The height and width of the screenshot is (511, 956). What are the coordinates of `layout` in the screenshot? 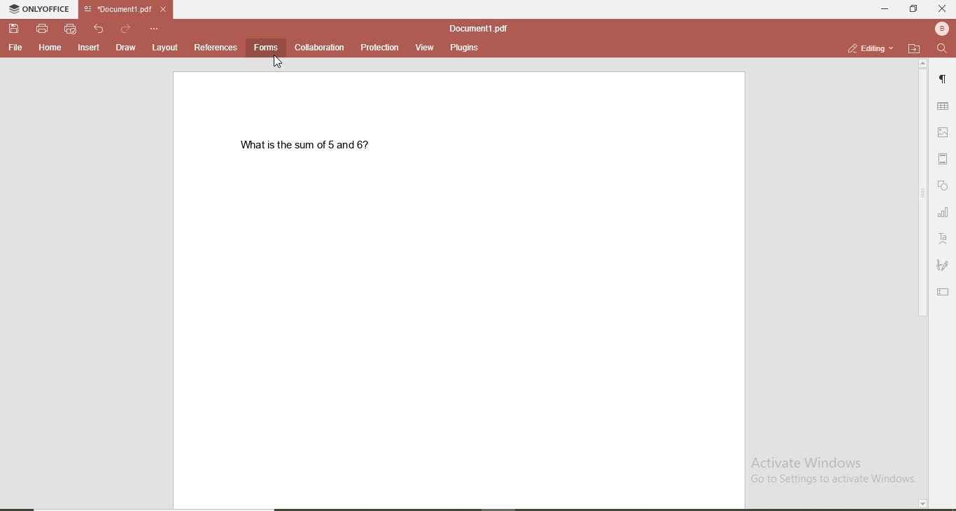 It's located at (168, 49).